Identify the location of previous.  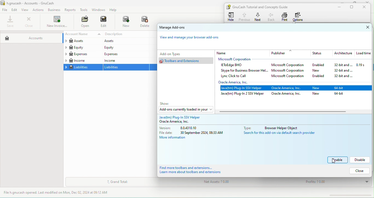
(244, 16).